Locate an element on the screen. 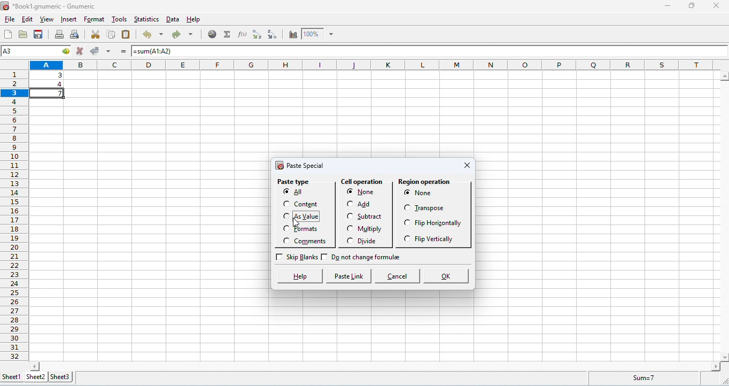 The height and width of the screenshot is (386, 729). Checkbox is located at coordinates (285, 215).